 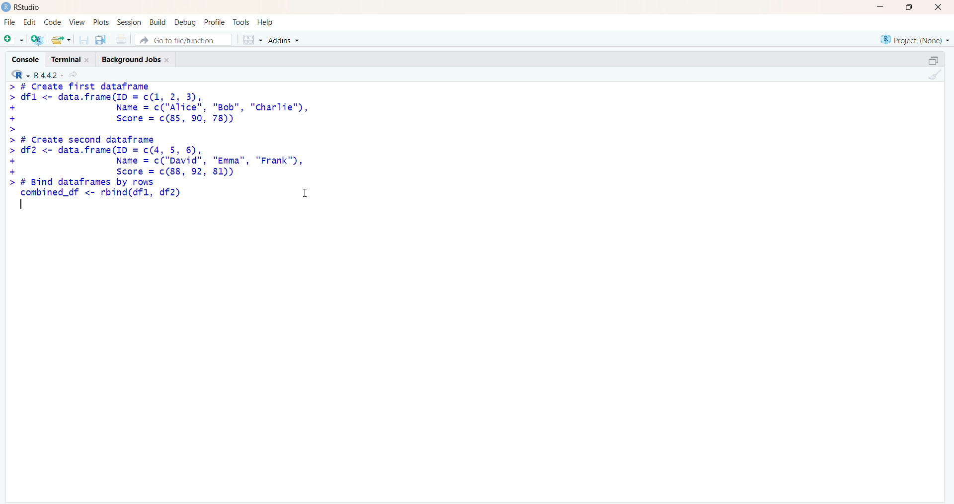 I want to click on Build, so click(x=158, y=22).